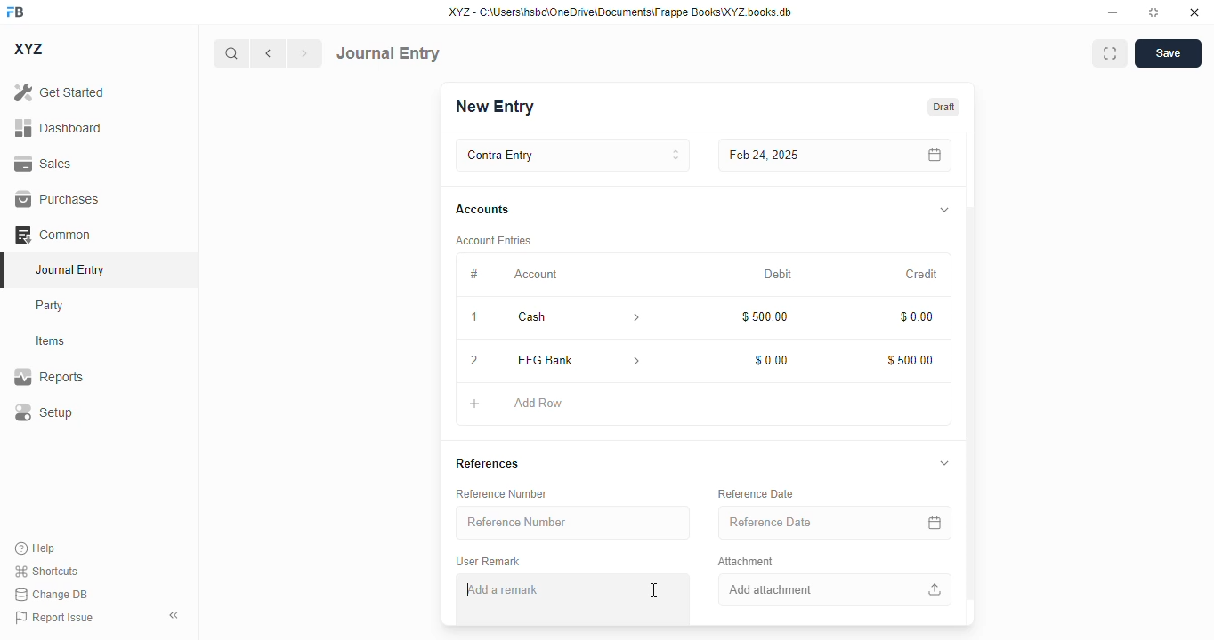  What do you see at coordinates (44, 412) in the screenshot?
I see `setup` at bounding box center [44, 412].